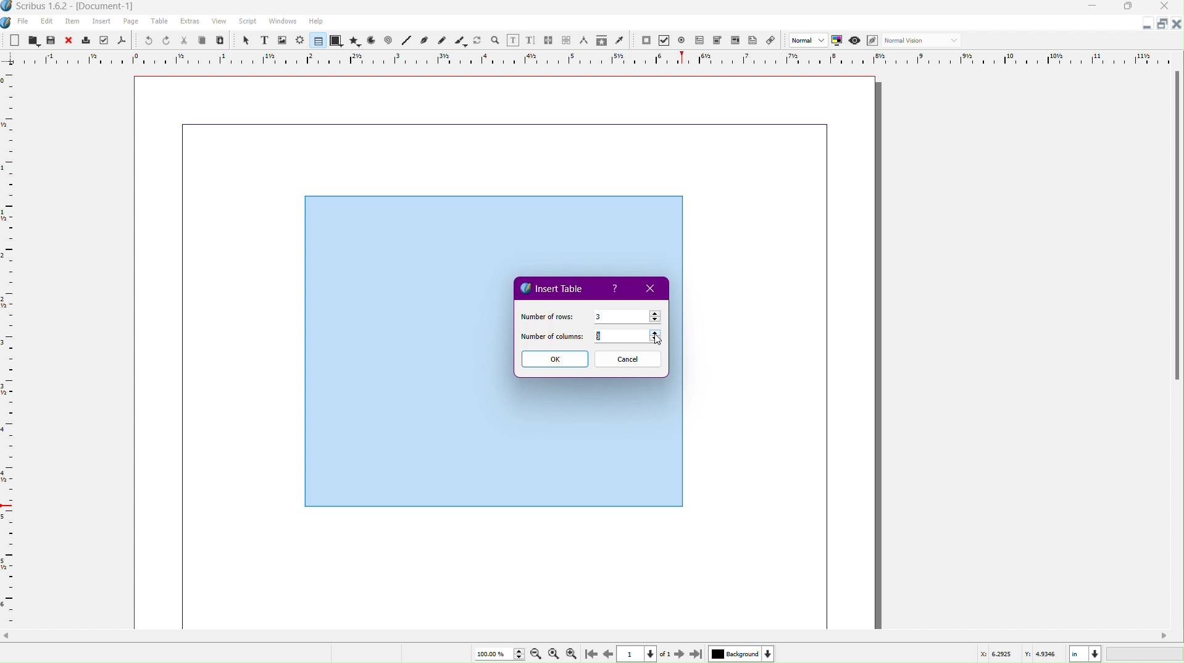 The width and height of the screenshot is (1184, 663). I want to click on Minimize, so click(1144, 25).